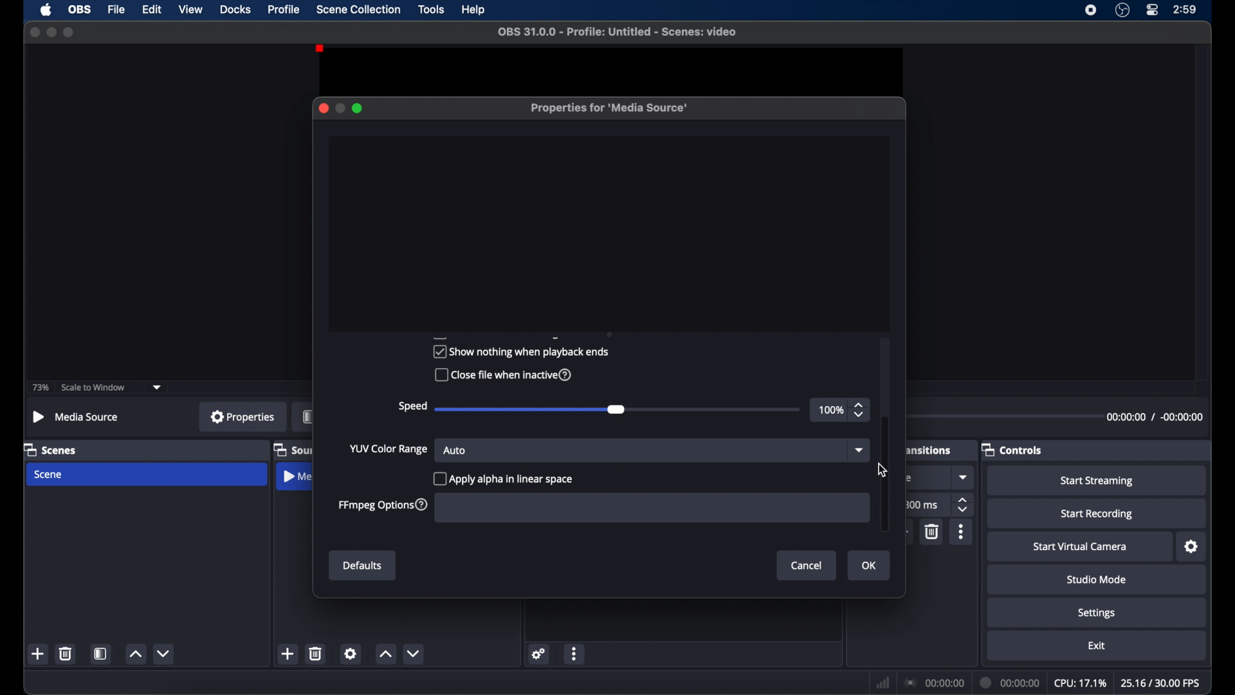 The width and height of the screenshot is (1235, 695). Describe the element at coordinates (389, 449) in the screenshot. I see `yup color range` at that location.